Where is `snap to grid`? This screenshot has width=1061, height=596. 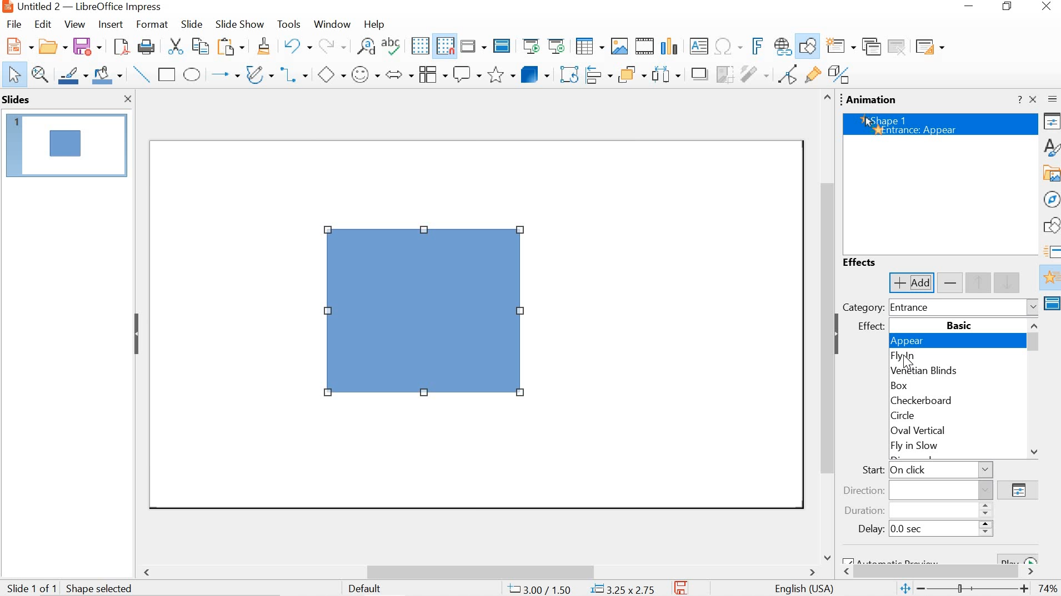 snap to grid is located at coordinates (446, 47).